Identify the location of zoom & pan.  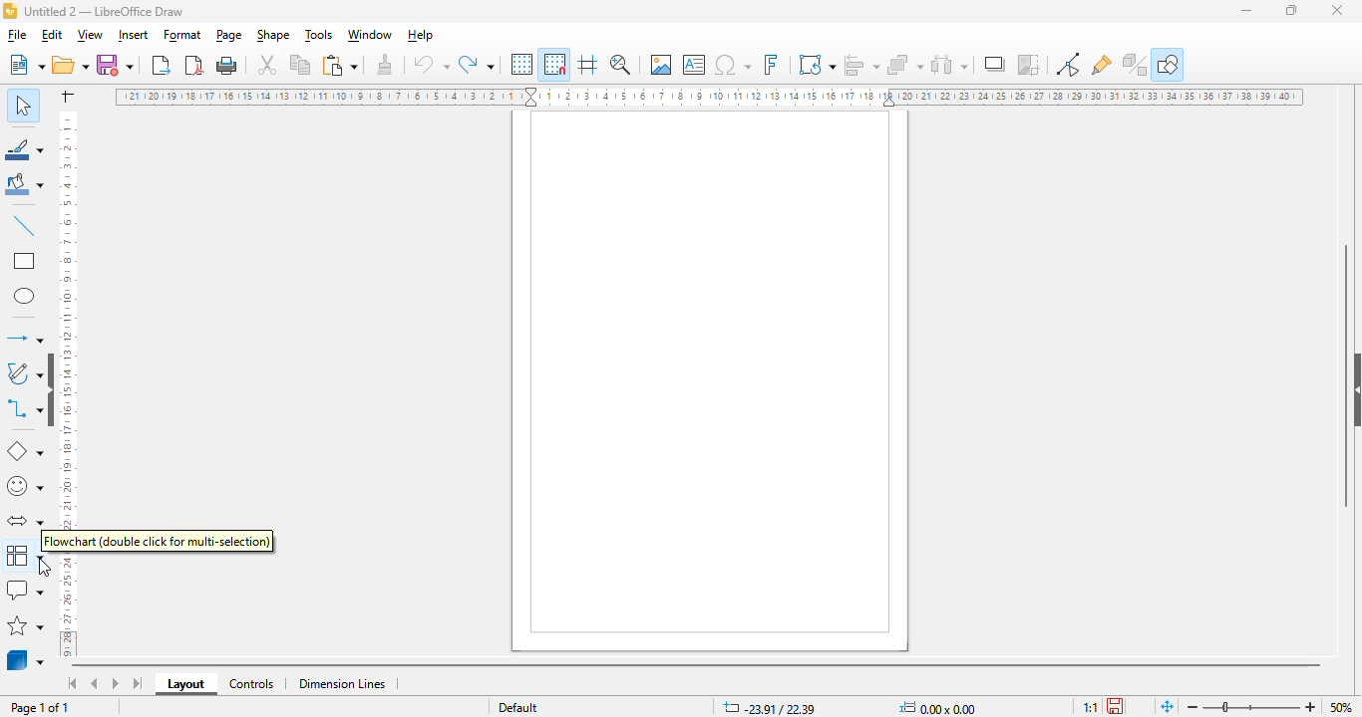
(621, 65).